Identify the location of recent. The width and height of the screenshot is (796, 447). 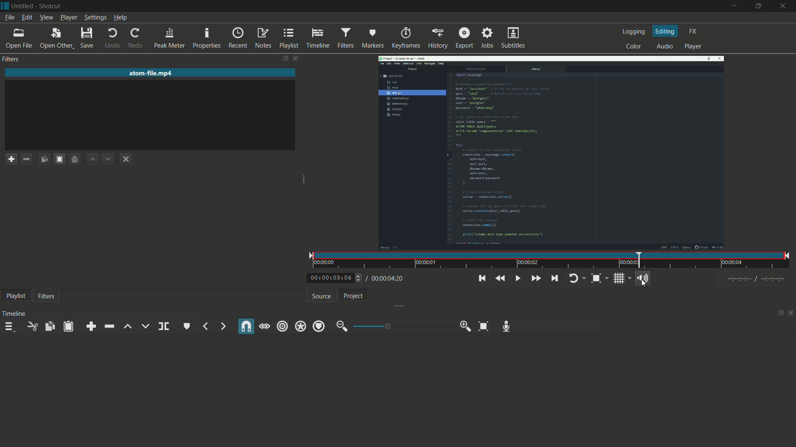
(237, 39).